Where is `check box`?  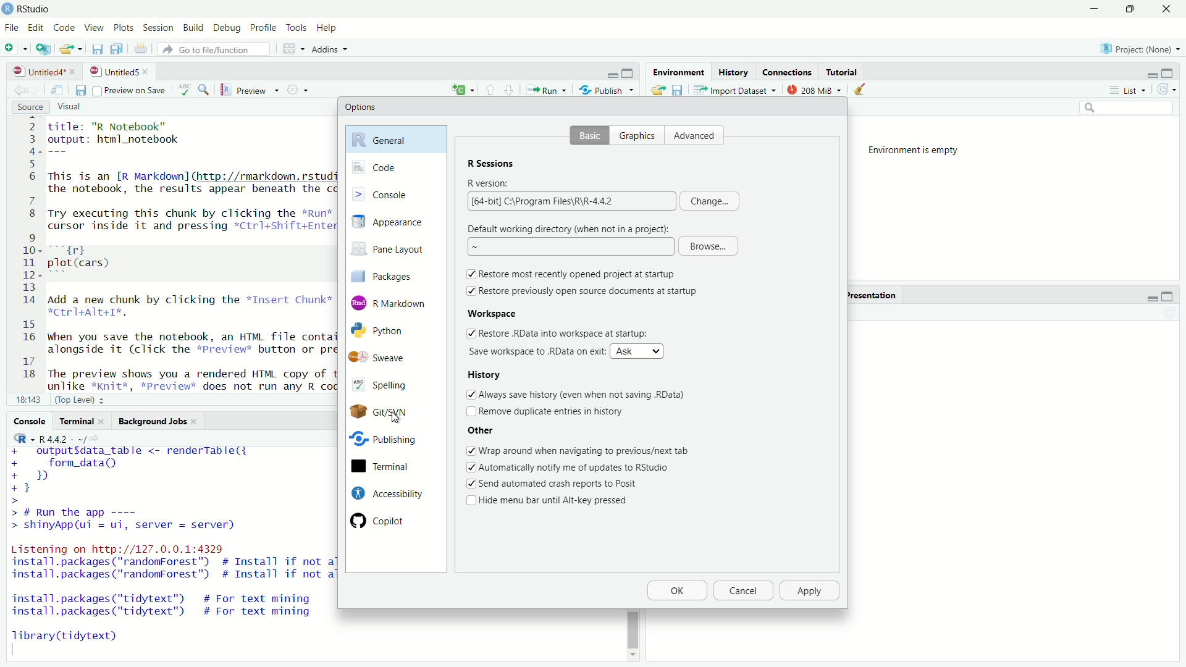
check box is located at coordinates (468, 275).